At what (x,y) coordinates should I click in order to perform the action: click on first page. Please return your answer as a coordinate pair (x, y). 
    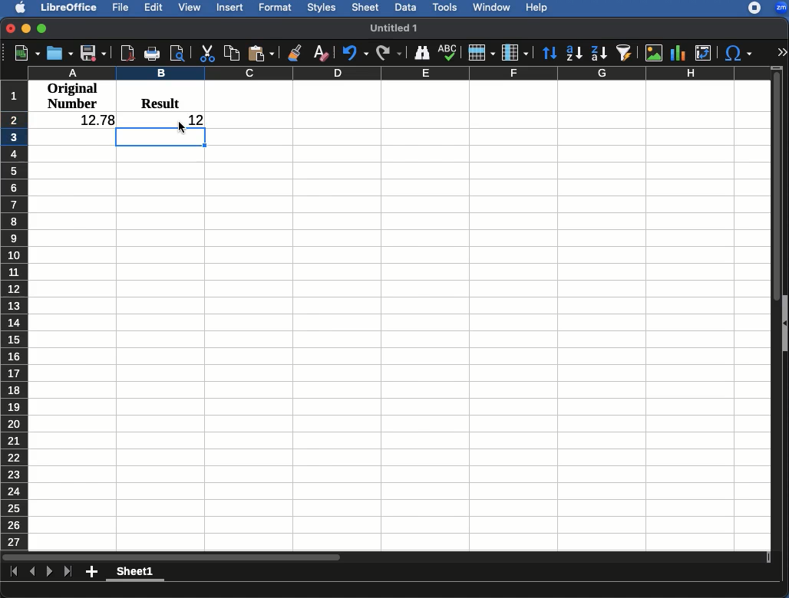
    Looking at the image, I should click on (15, 573).